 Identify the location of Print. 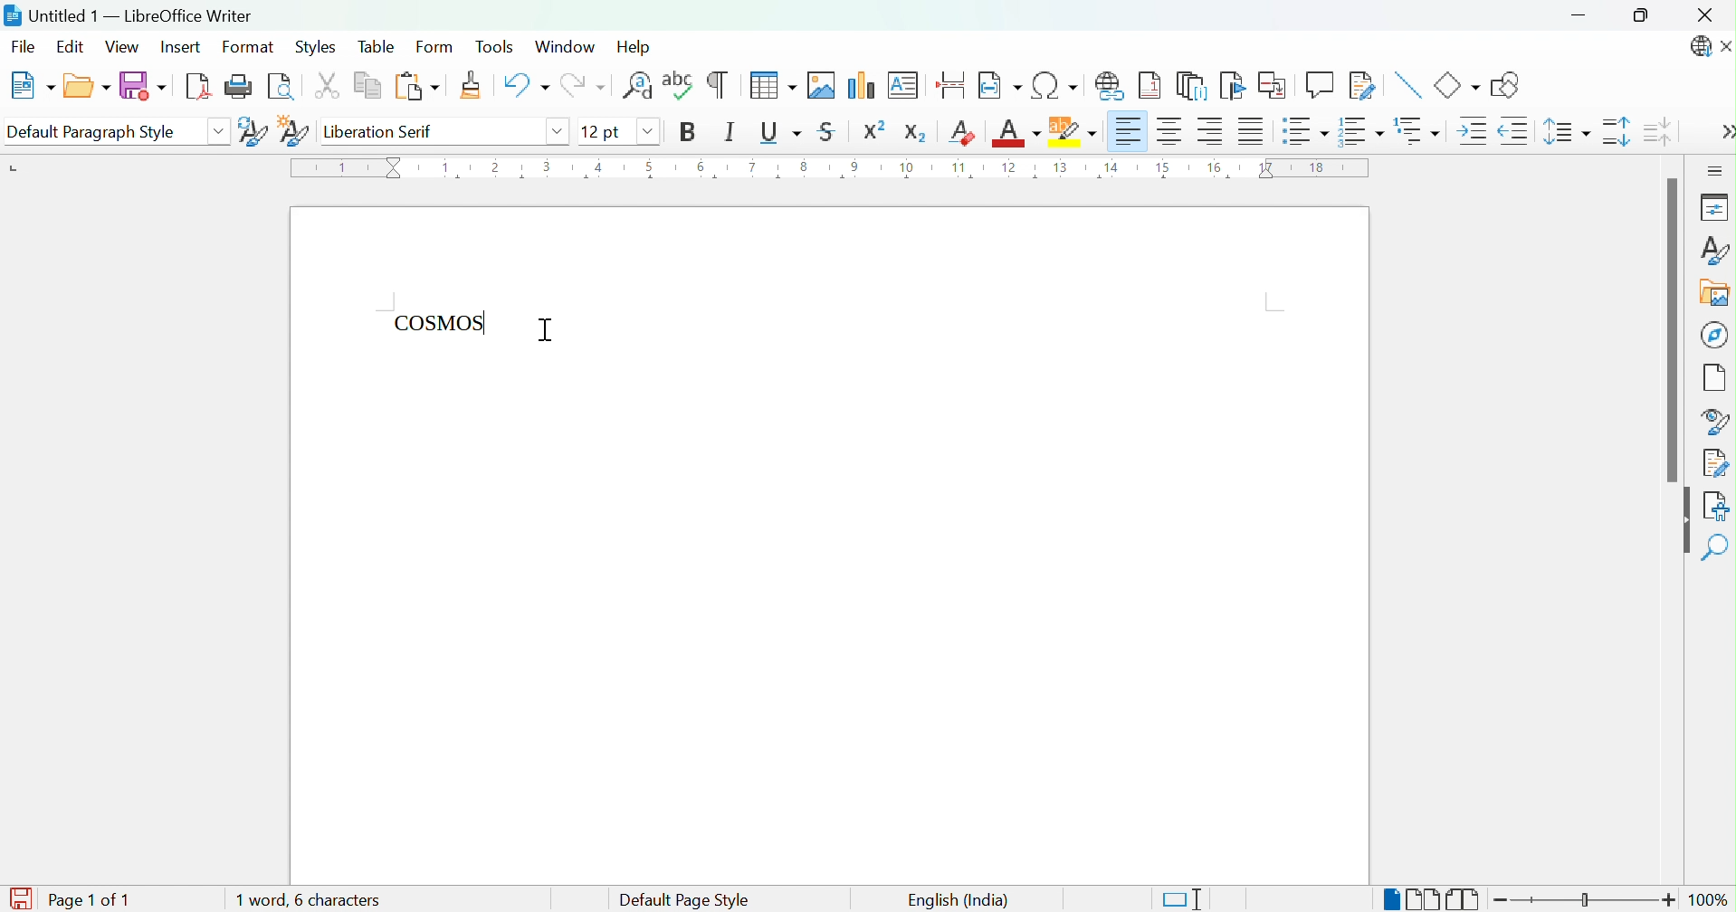
(240, 86).